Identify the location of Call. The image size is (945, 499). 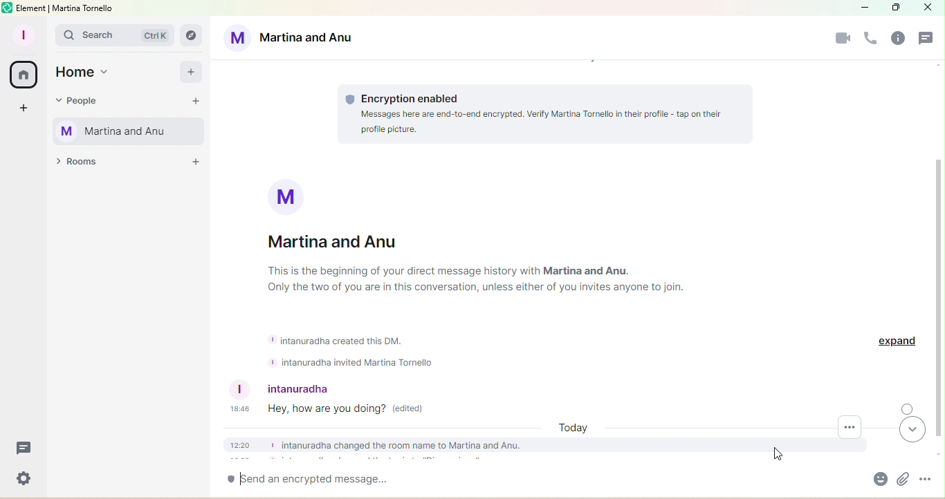
(872, 39).